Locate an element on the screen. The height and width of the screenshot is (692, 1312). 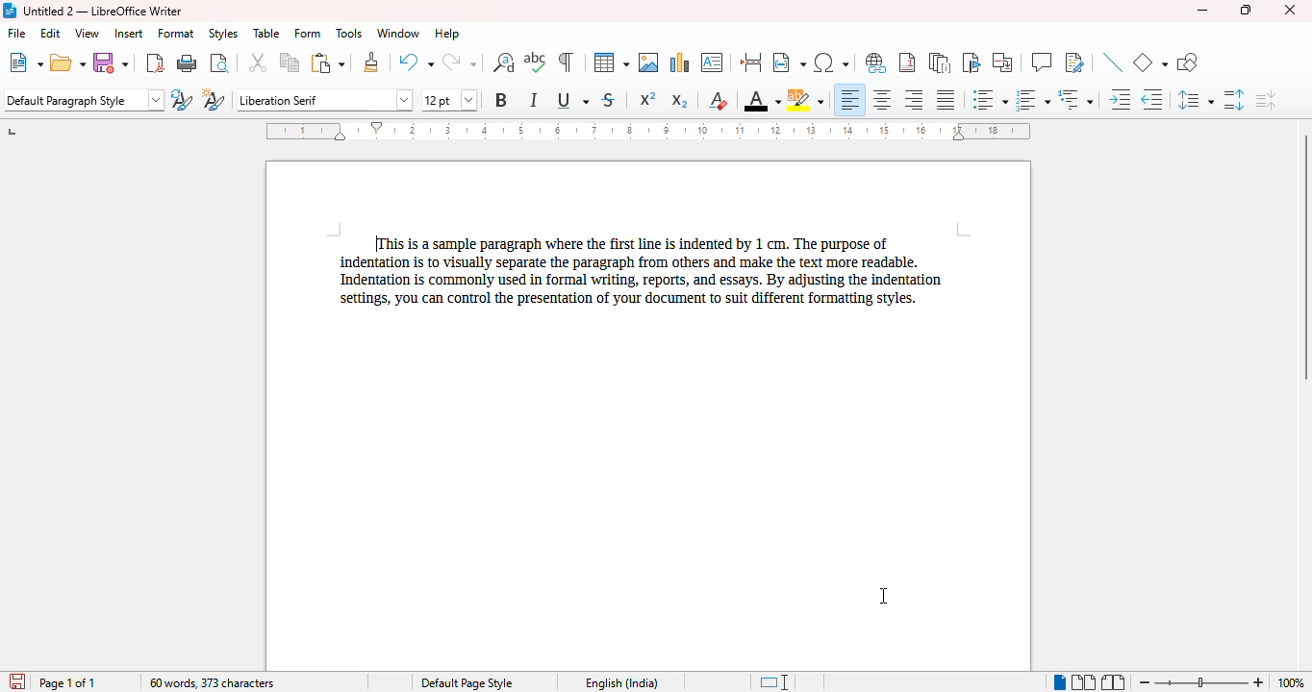
print is located at coordinates (188, 62).